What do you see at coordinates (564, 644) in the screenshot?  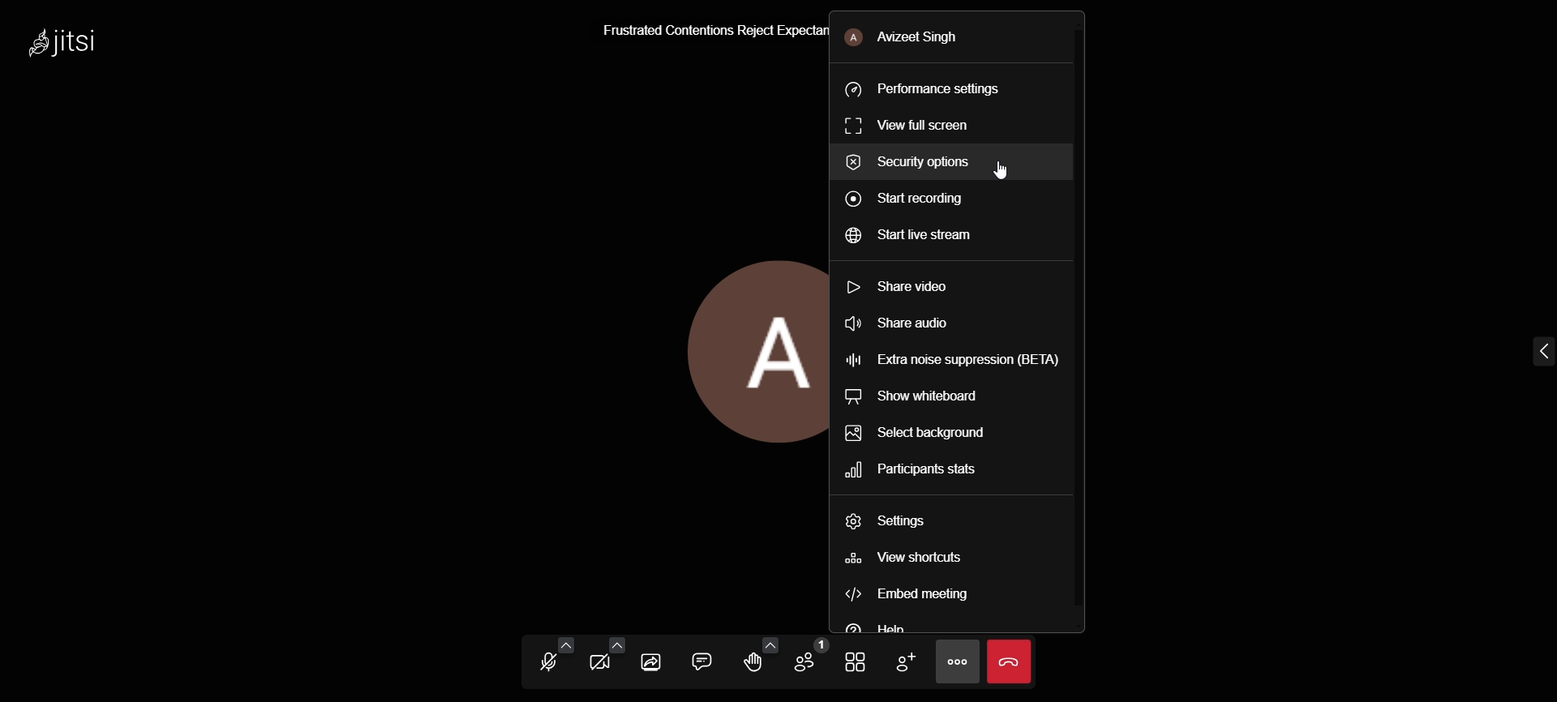 I see `audio setting` at bounding box center [564, 644].